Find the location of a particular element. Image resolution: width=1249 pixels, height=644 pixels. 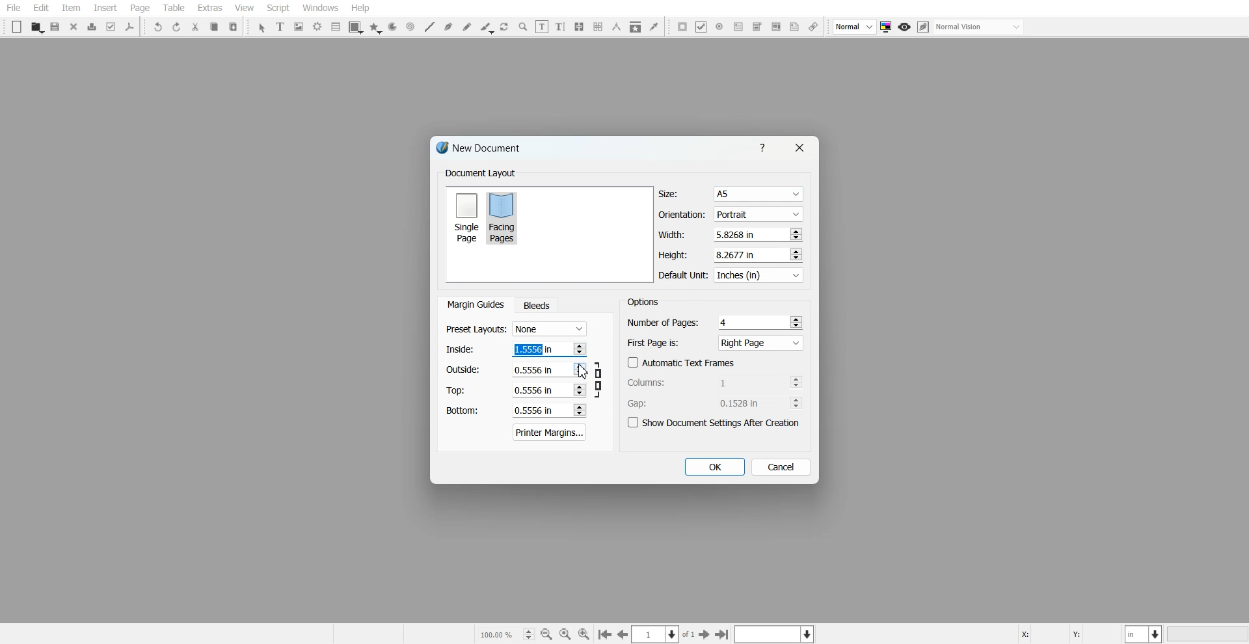

Increase and decrease No.  is located at coordinates (796, 321).